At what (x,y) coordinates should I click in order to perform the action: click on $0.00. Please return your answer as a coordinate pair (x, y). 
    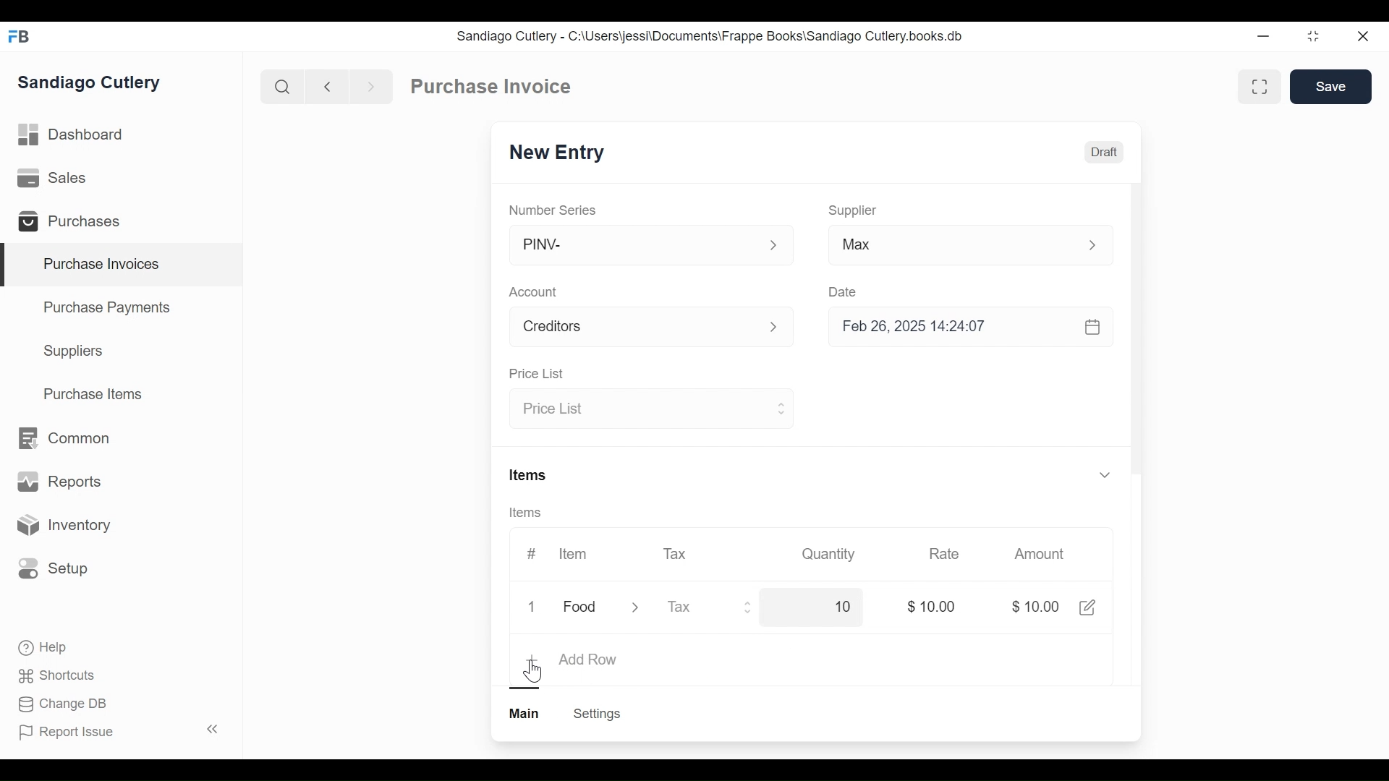
    Looking at the image, I should click on (935, 607).